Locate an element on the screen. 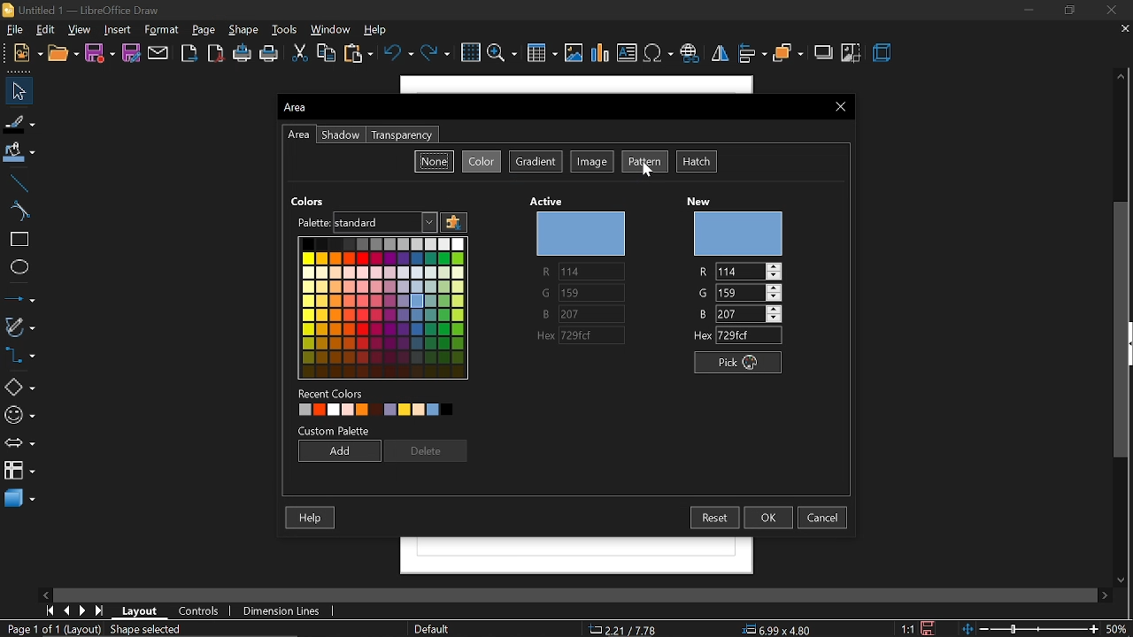  insert image is located at coordinates (575, 53).